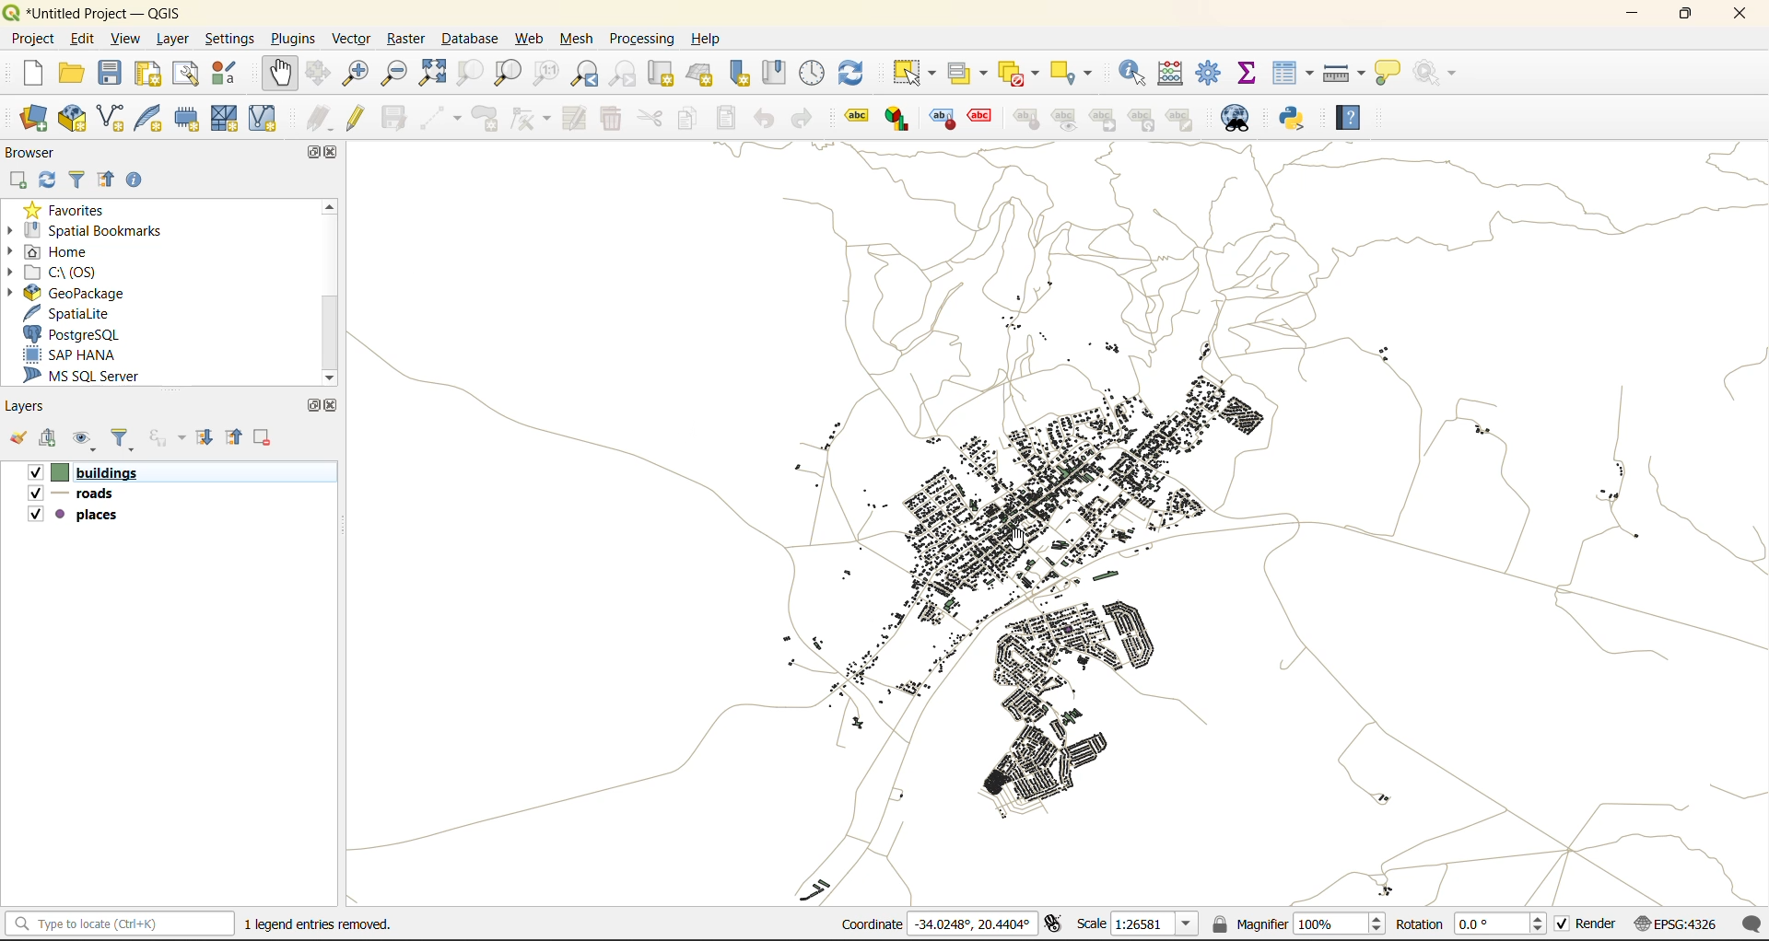  What do you see at coordinates (127, 439) in the screenshot?
I see `filter ` at bounding box center [127, 439].